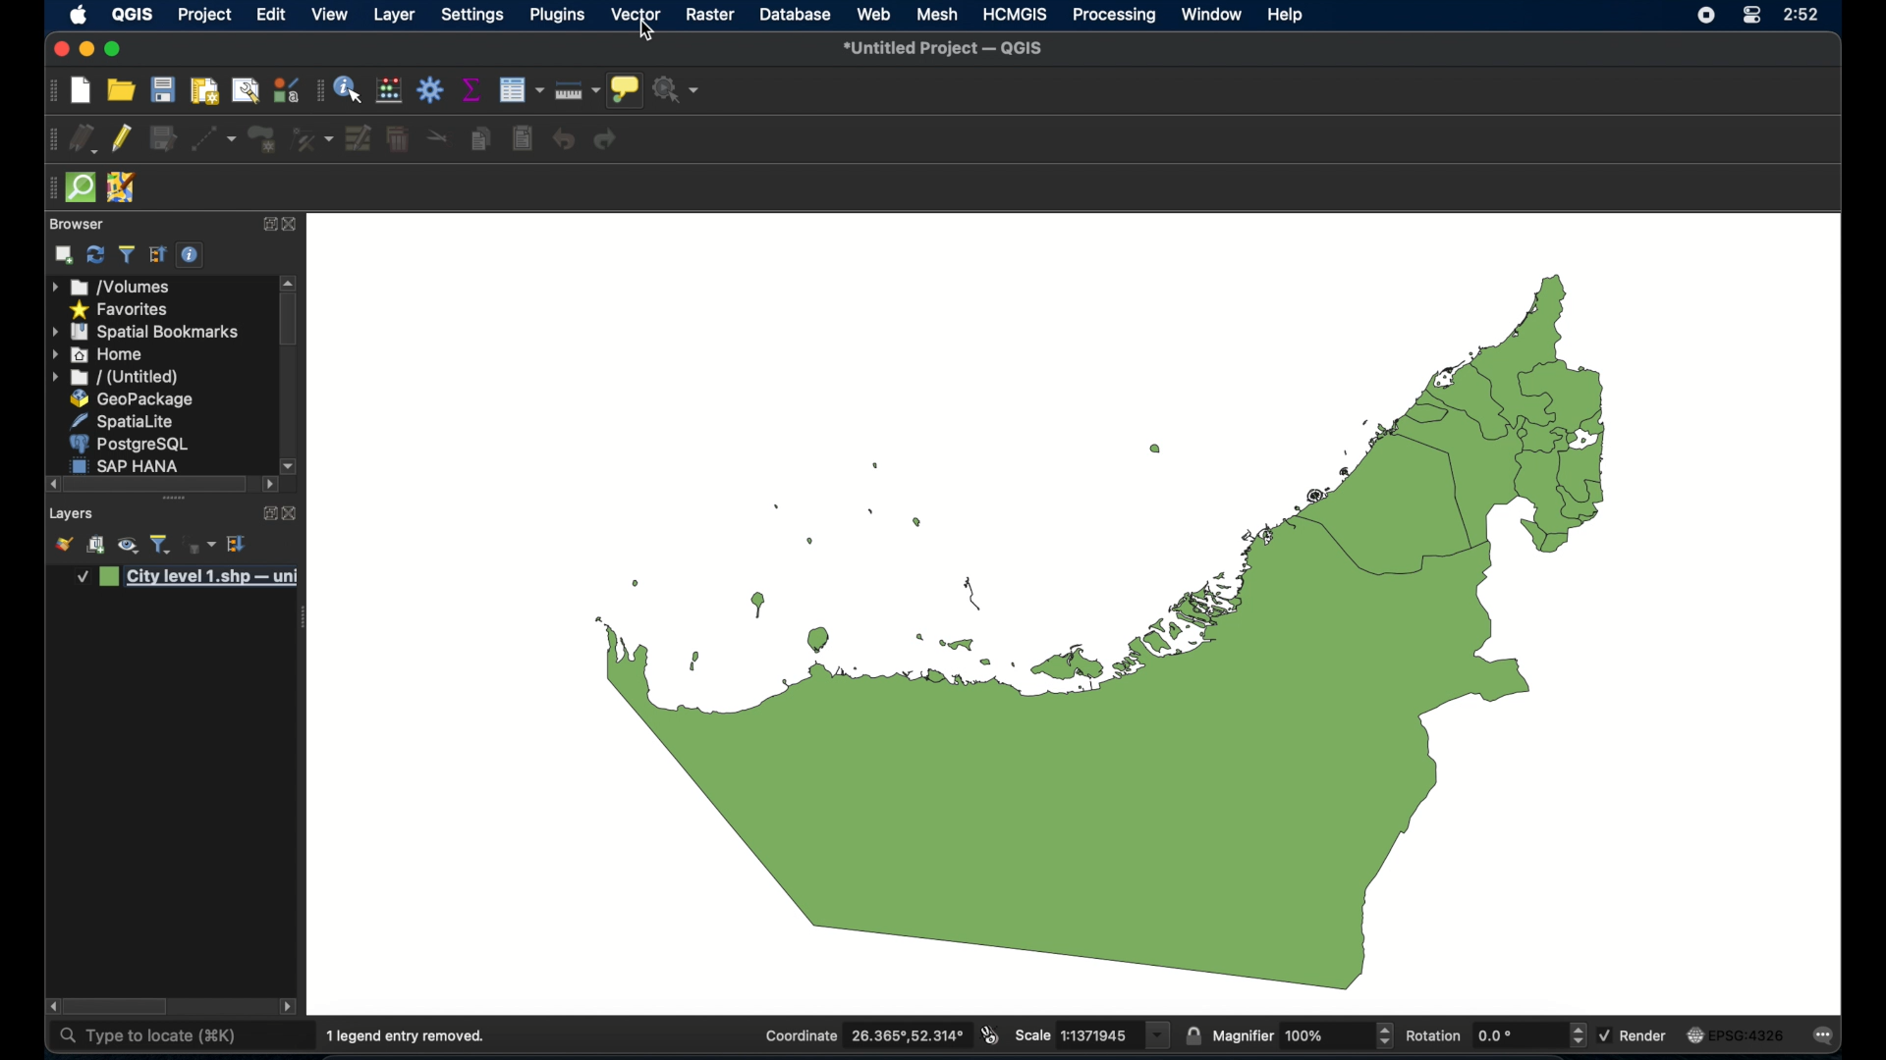 The height and width of the screenshot is (1060, 1886). What do you see at coordinates (1803, 16) in the screenshot?
I see `time` at bounding box center [1803, 16].